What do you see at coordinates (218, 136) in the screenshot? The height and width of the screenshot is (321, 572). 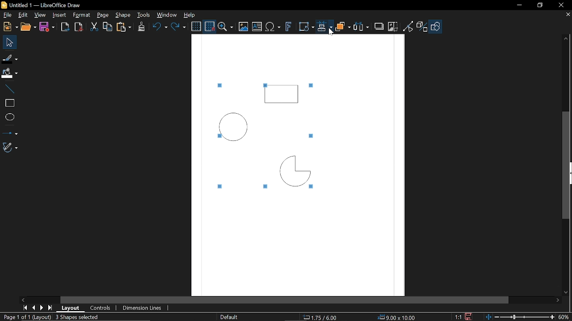 I see `Tiny square marked around the selected objects` at bounding box center [218, 136].